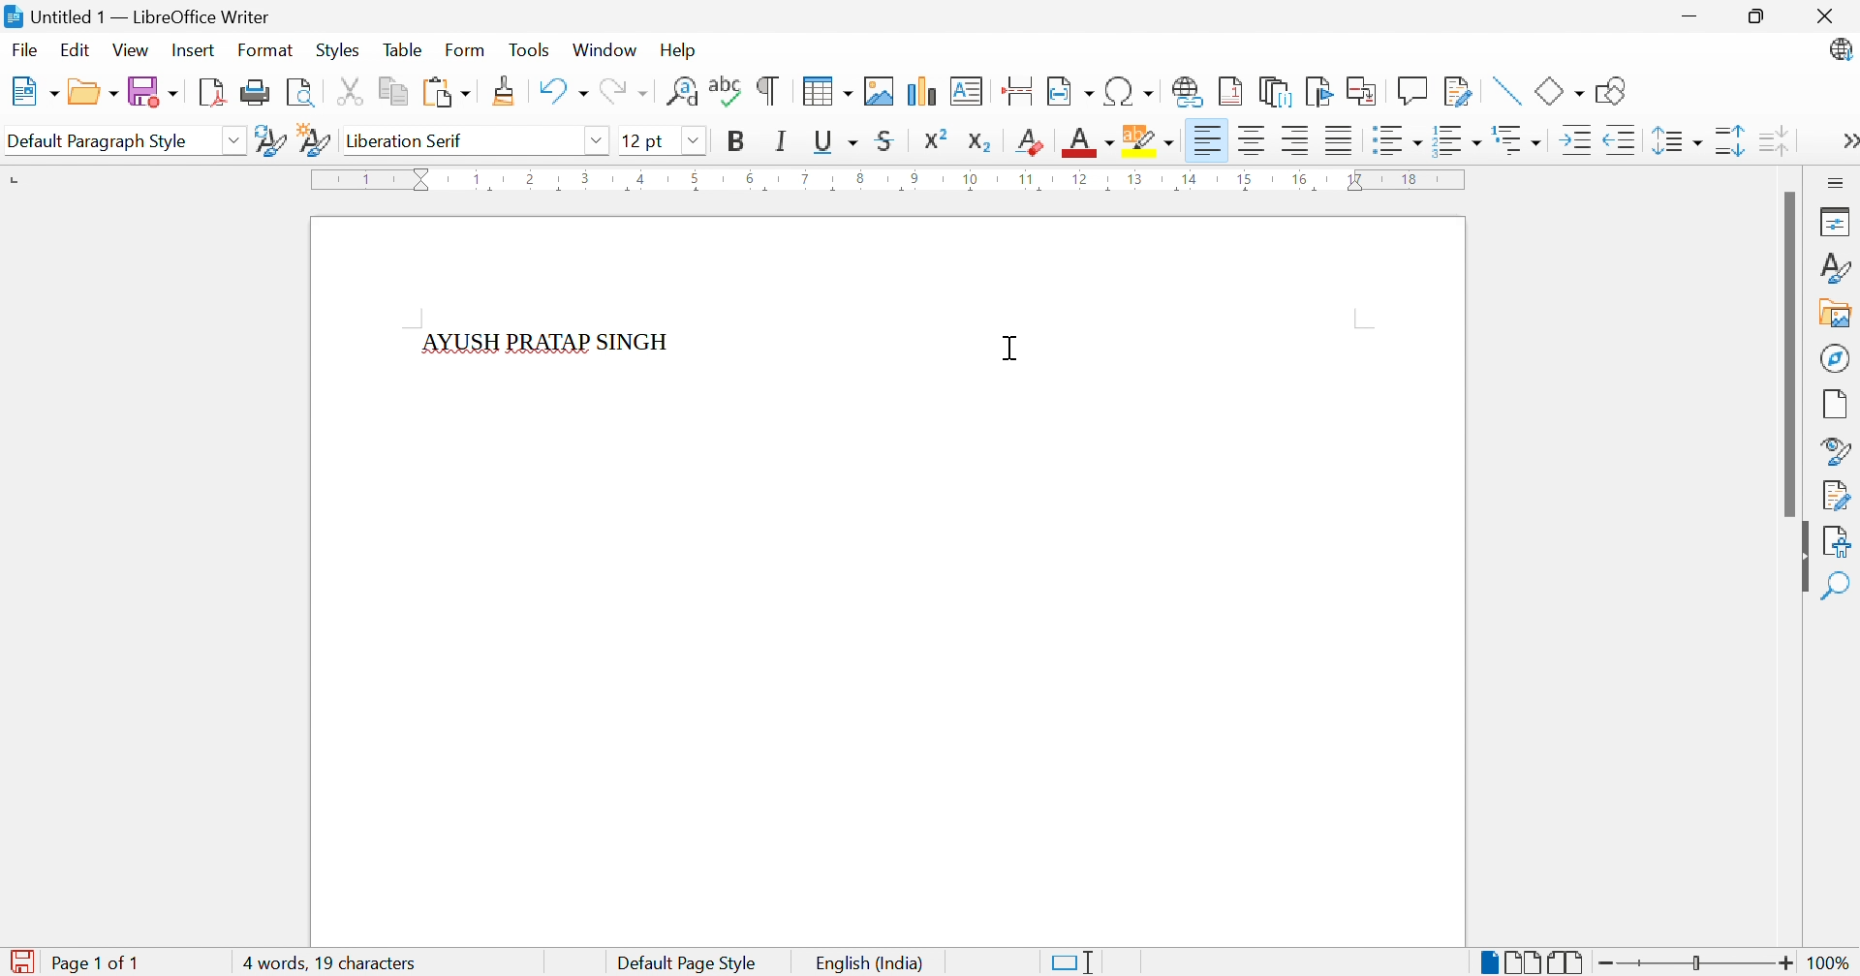  What do you see at coordinates (254, 93) in the screenshot?
I see `Print` at bounding box center [254, 93].